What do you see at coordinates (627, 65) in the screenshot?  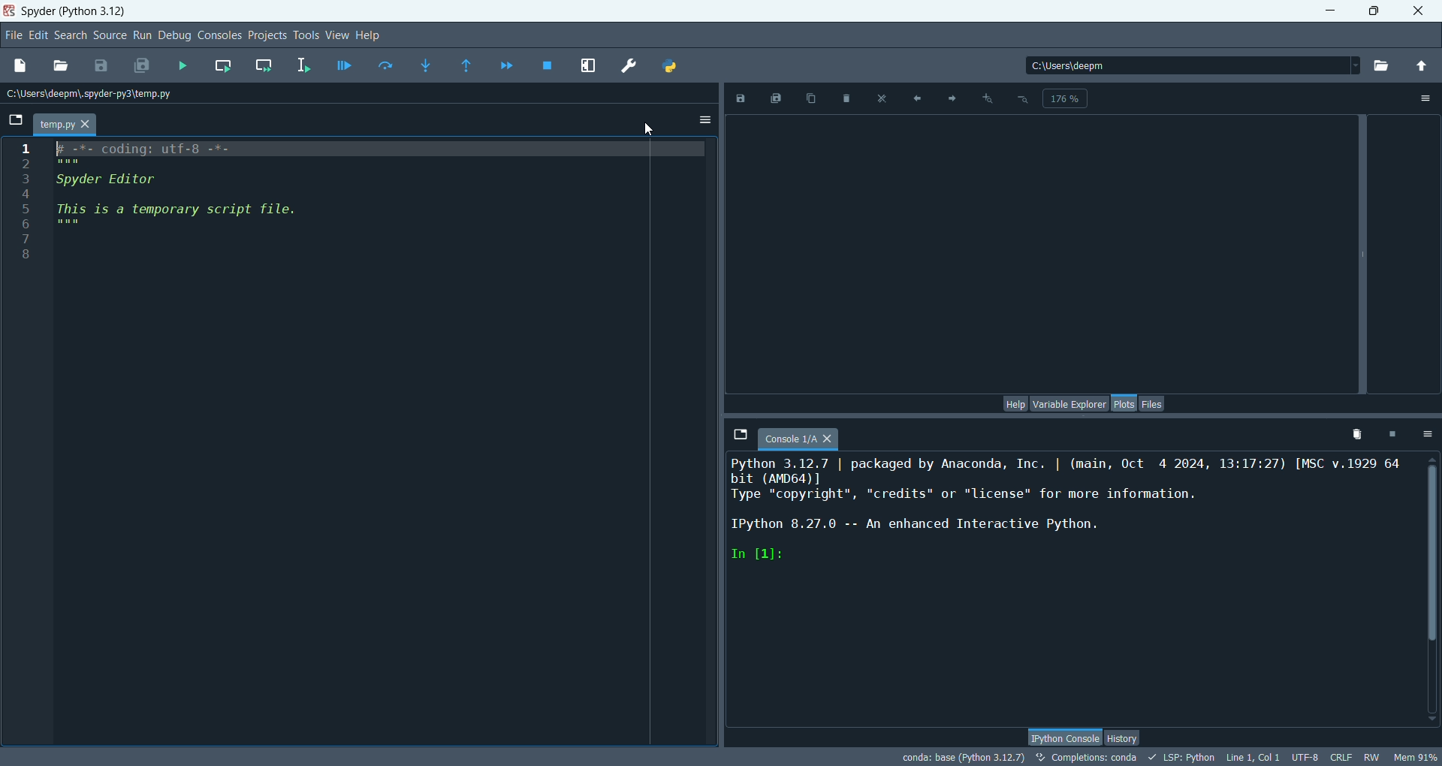 I see `preferences` at bounding box center [627, 65].